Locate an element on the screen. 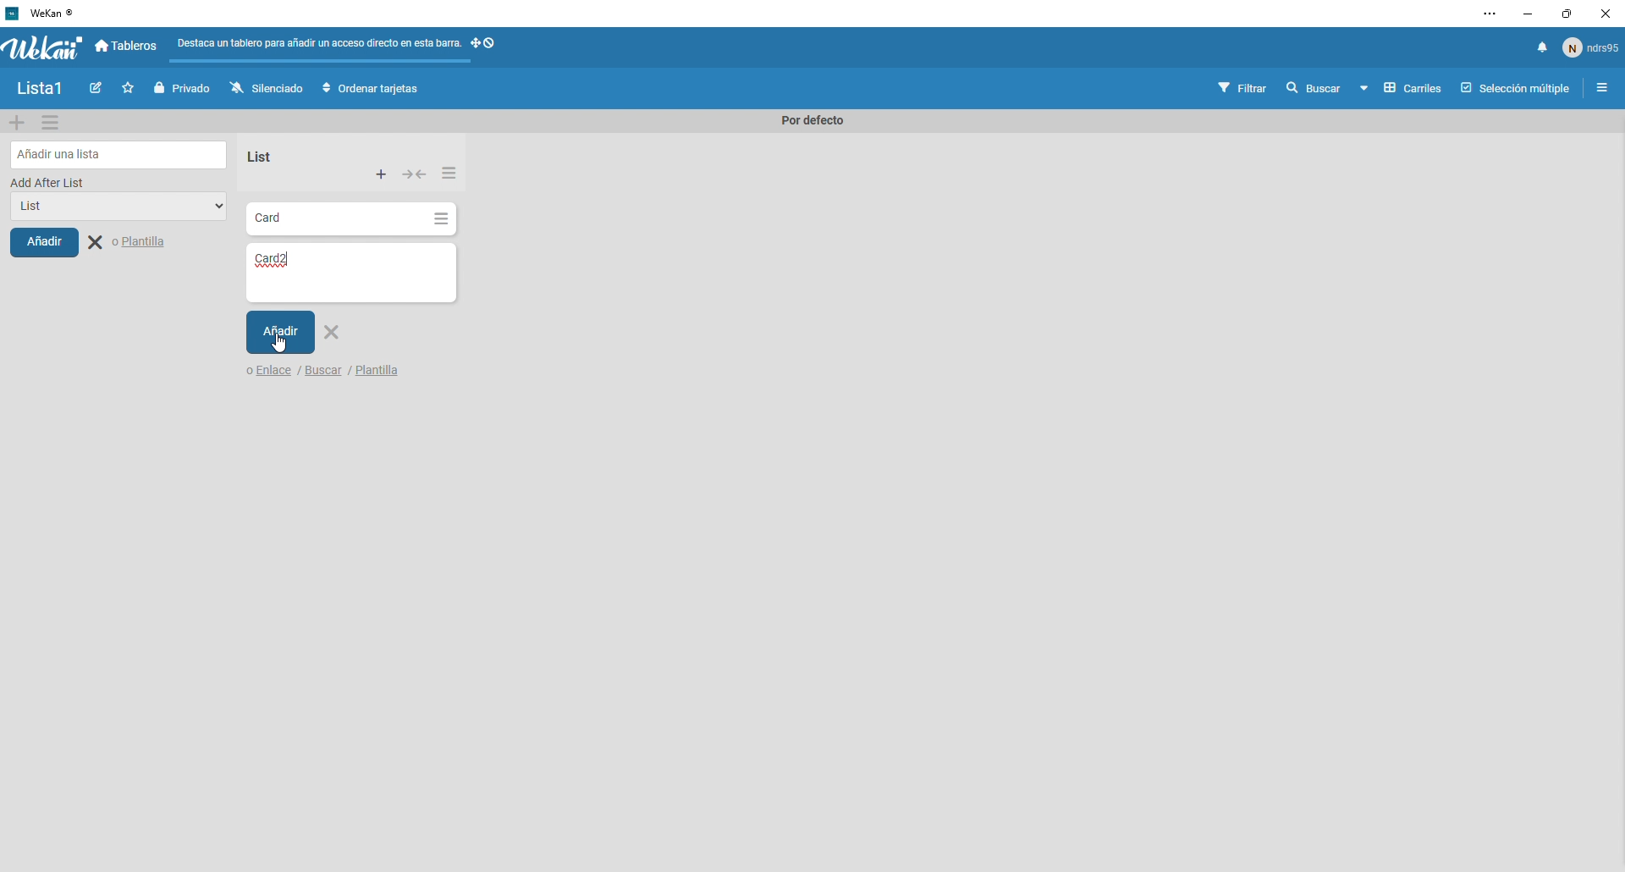  minimise is located at coordinates (1526, 14).